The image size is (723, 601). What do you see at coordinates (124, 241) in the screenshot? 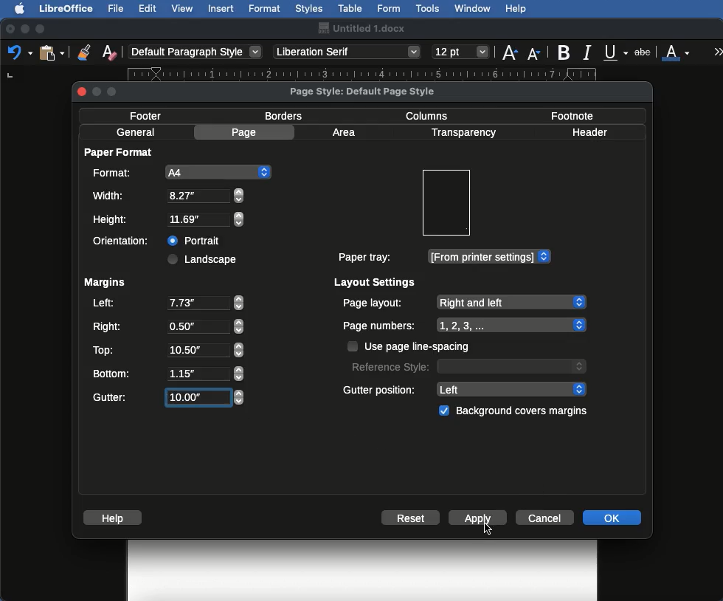
I see `Orientation` at bounding box center [124, 241].